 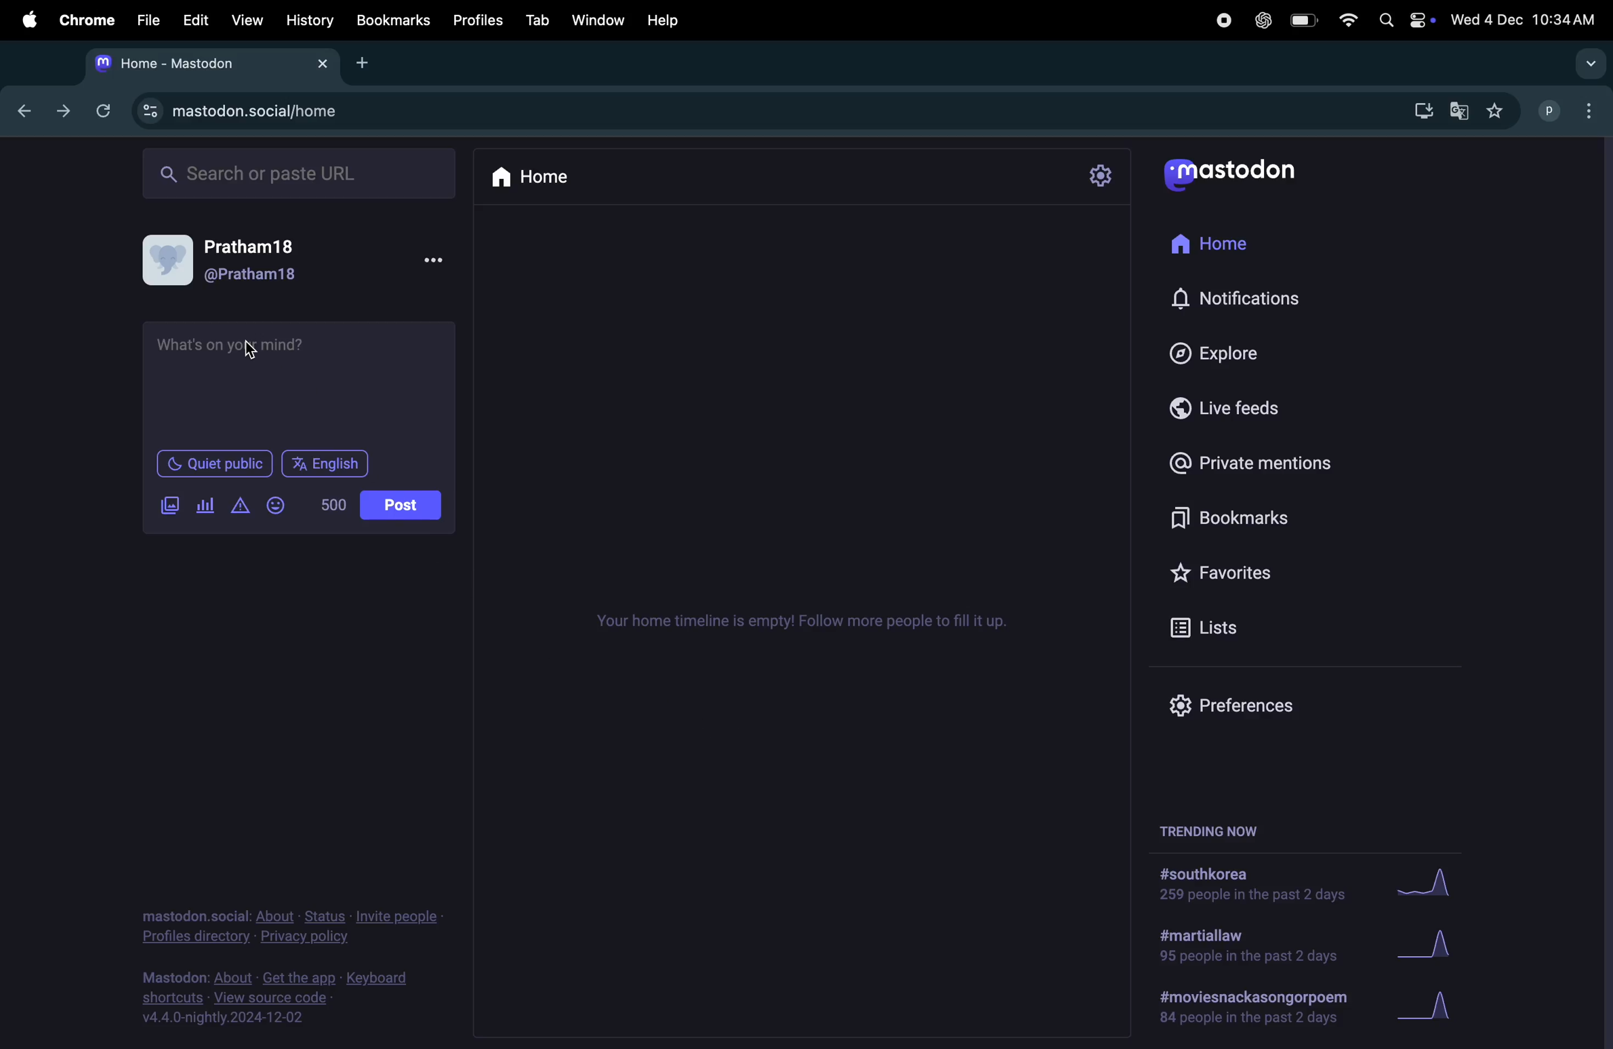 What do you see at coordinates (241, 260) in the screenshot?
I see `user profile` at bounding box center [241, 260].